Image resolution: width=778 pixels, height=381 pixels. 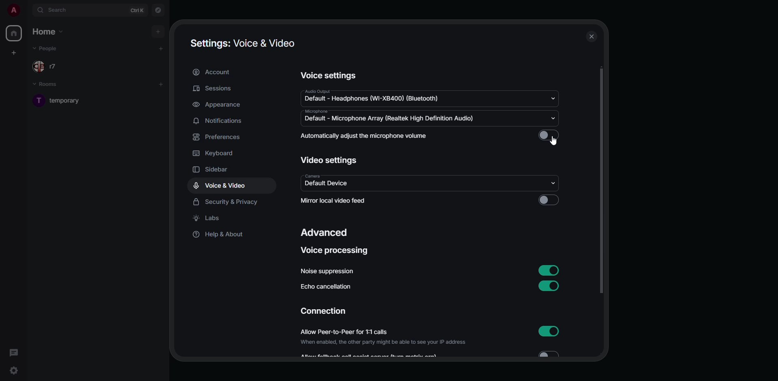 I want to click on preferences, so click(x=219, y=138).